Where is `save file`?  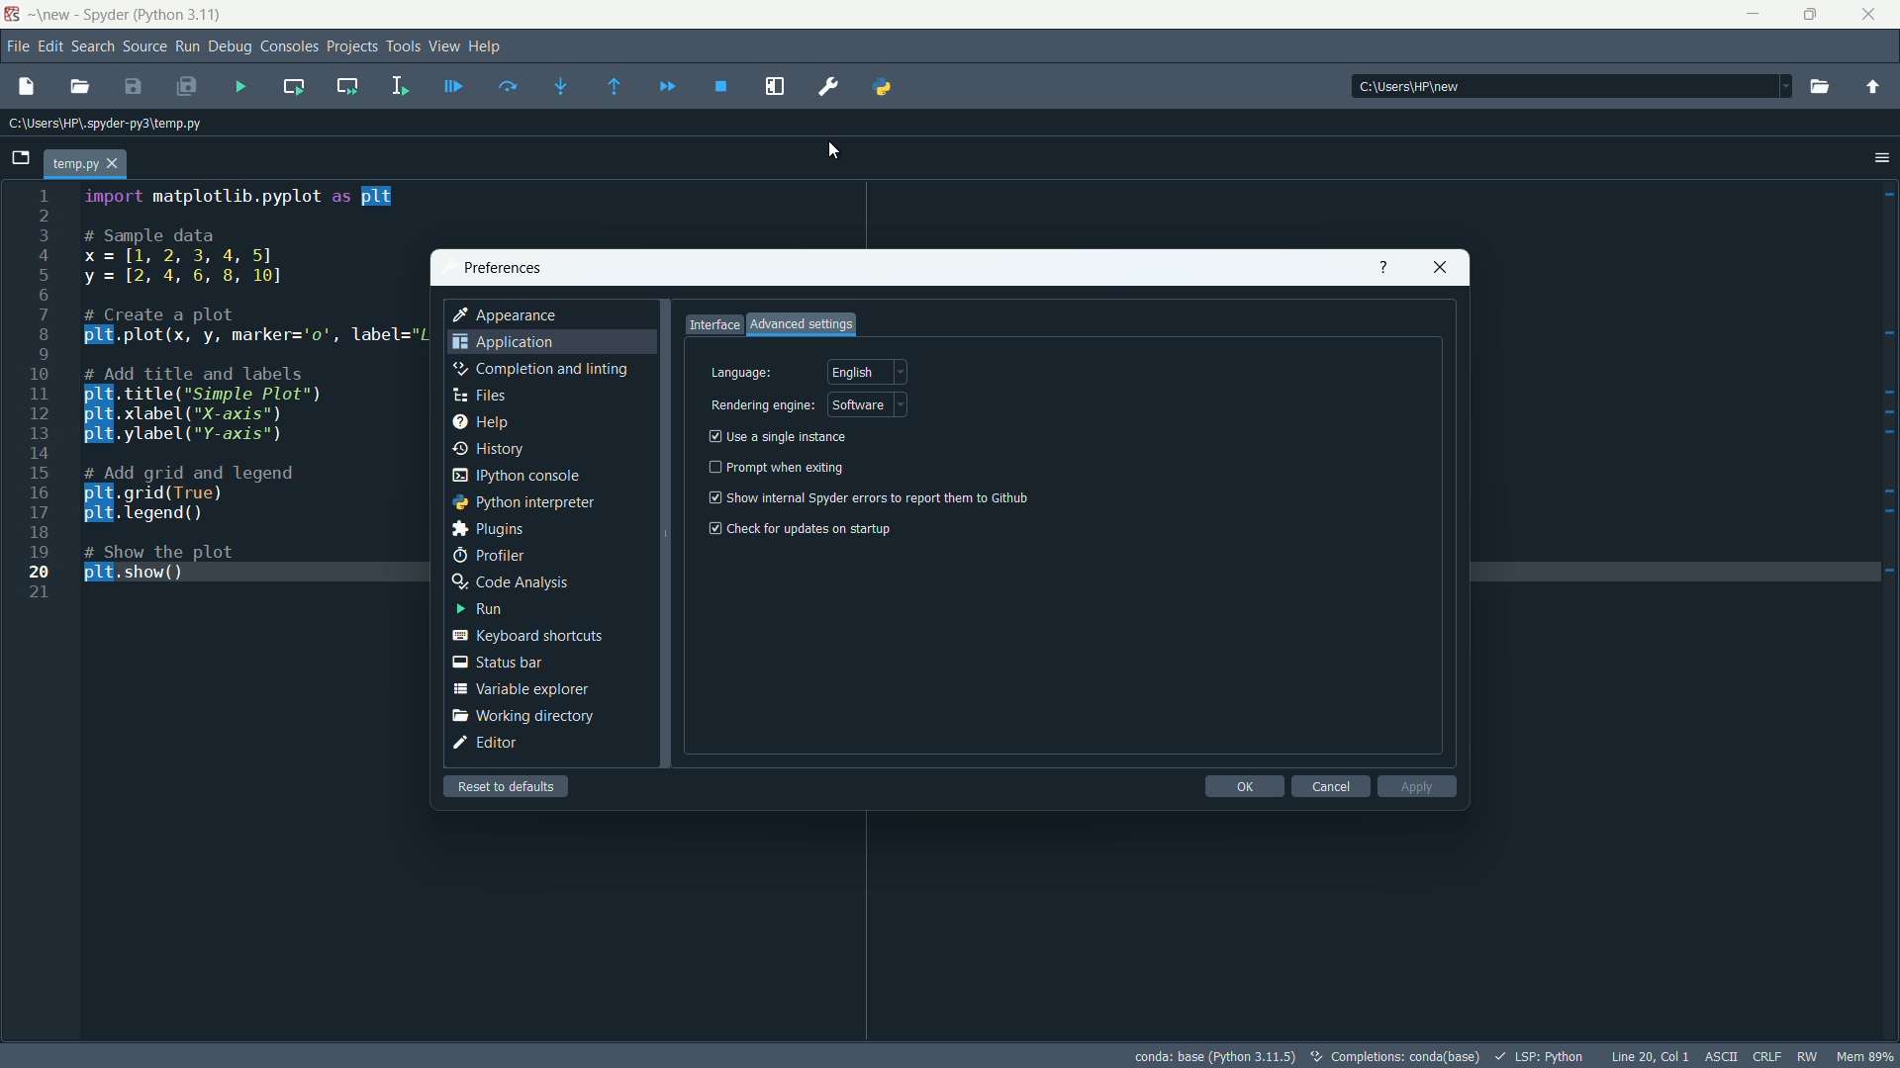 save file is located at coordinates (135, 88).